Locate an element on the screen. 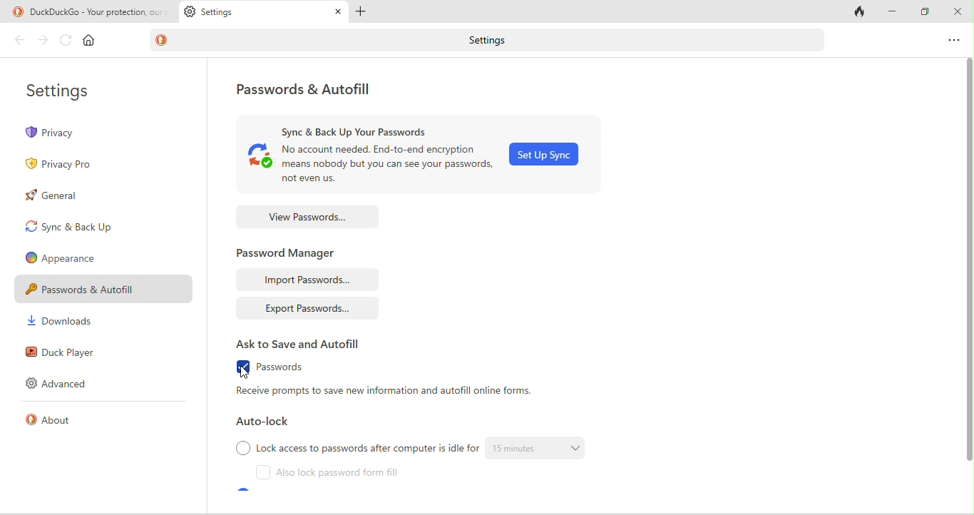 This screenshot has width=974, height=515. forward is located at coordinates (40, 41).